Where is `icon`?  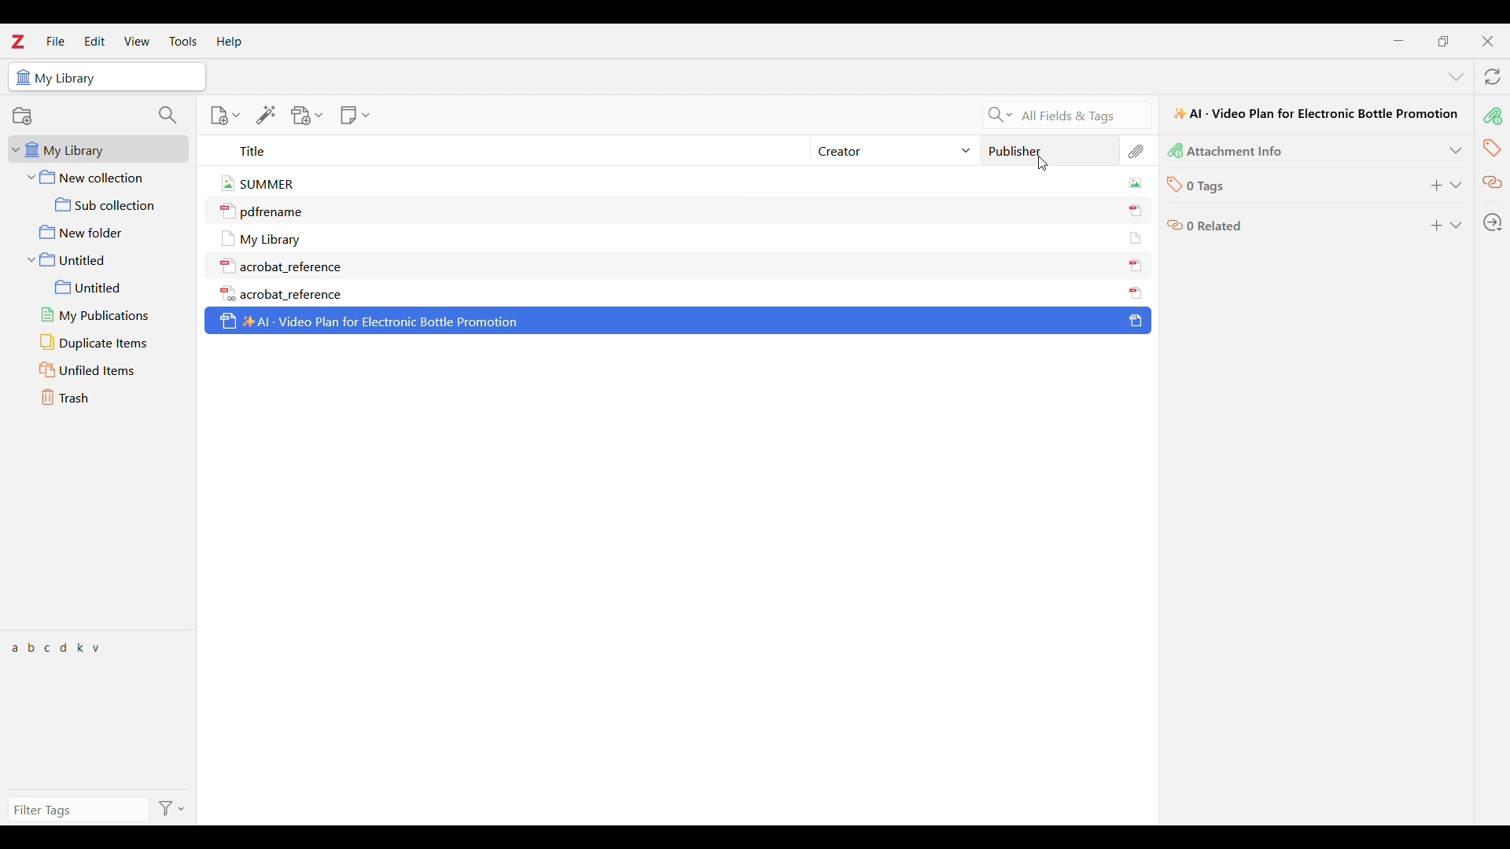 icon is located at coordinates (1134, 264).